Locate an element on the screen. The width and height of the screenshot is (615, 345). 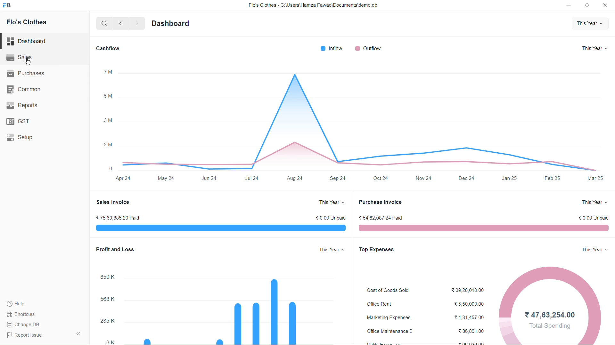
close is located at coordinates (604, 5).